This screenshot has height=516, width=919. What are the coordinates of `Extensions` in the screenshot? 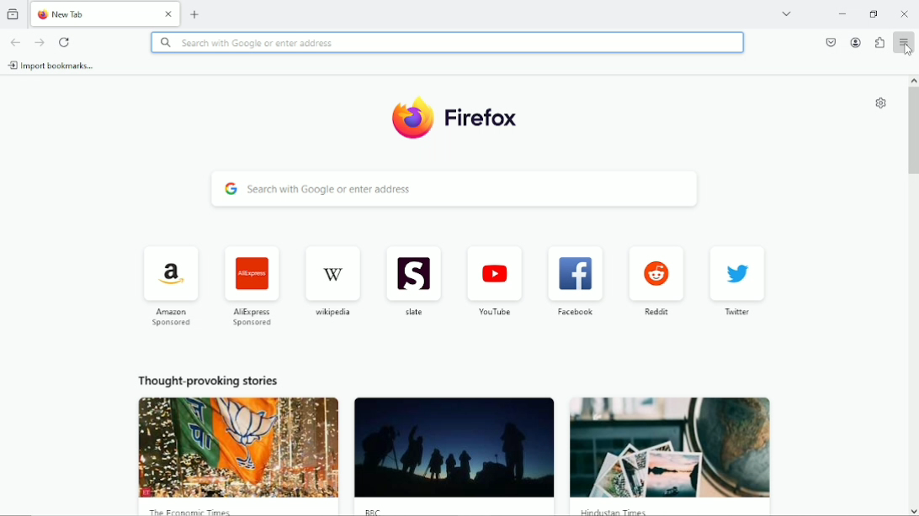 It's located at (879, 42).